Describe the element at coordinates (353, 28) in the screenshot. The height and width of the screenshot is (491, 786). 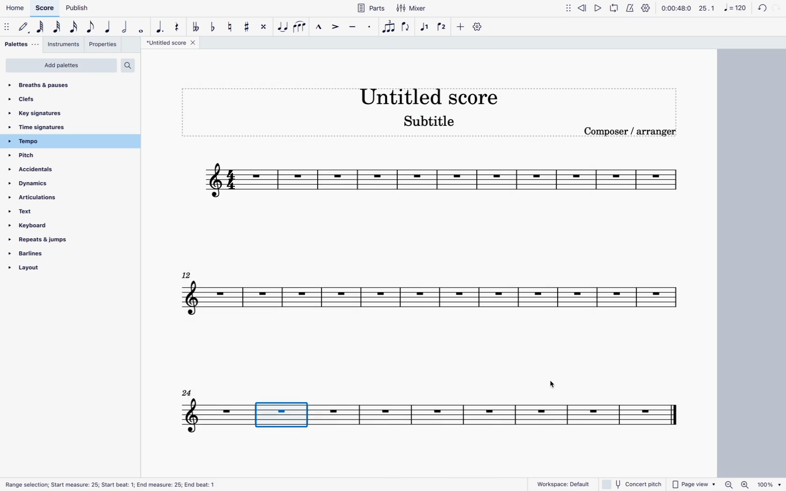
I see `tenuto` at that location.